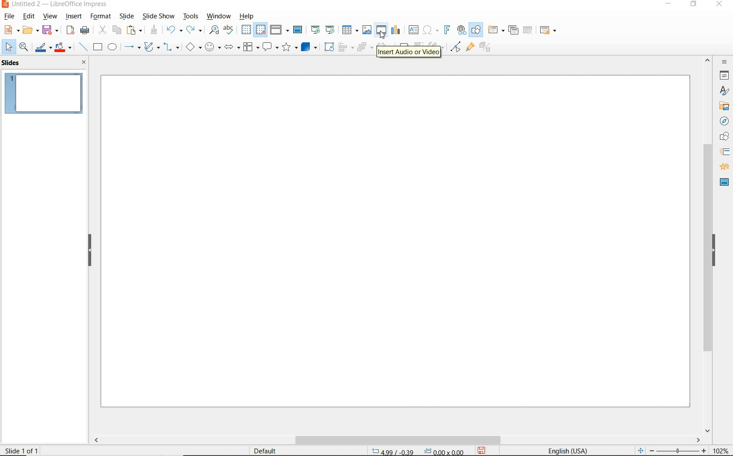 The height and width of the screenshot is (456, 733). Describe the element at coordinates (346, 48) in the screenshot. I see `ALIGN OBJECTS` at that location.